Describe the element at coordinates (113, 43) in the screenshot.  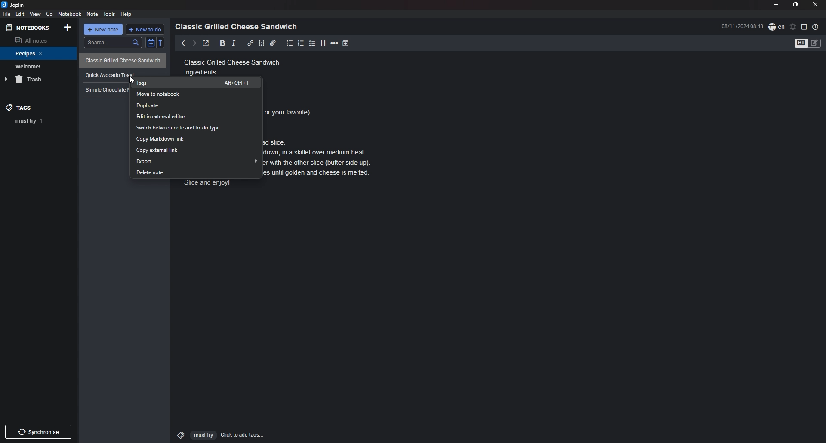
I see `search` at that location.